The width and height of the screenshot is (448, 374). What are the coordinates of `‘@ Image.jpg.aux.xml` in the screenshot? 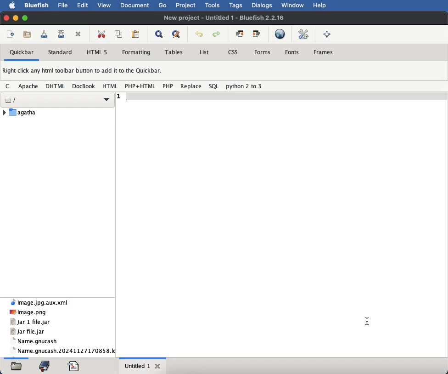 It's located at (40, 302).